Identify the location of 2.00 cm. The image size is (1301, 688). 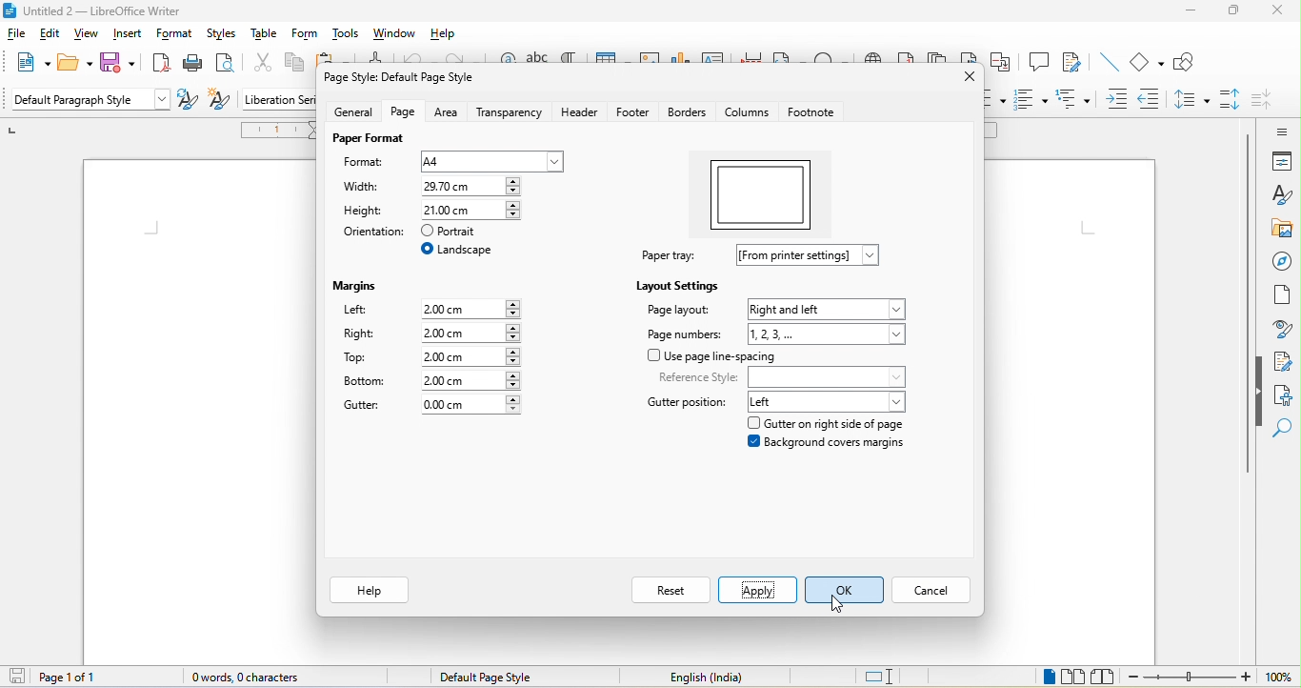
(472, 309).